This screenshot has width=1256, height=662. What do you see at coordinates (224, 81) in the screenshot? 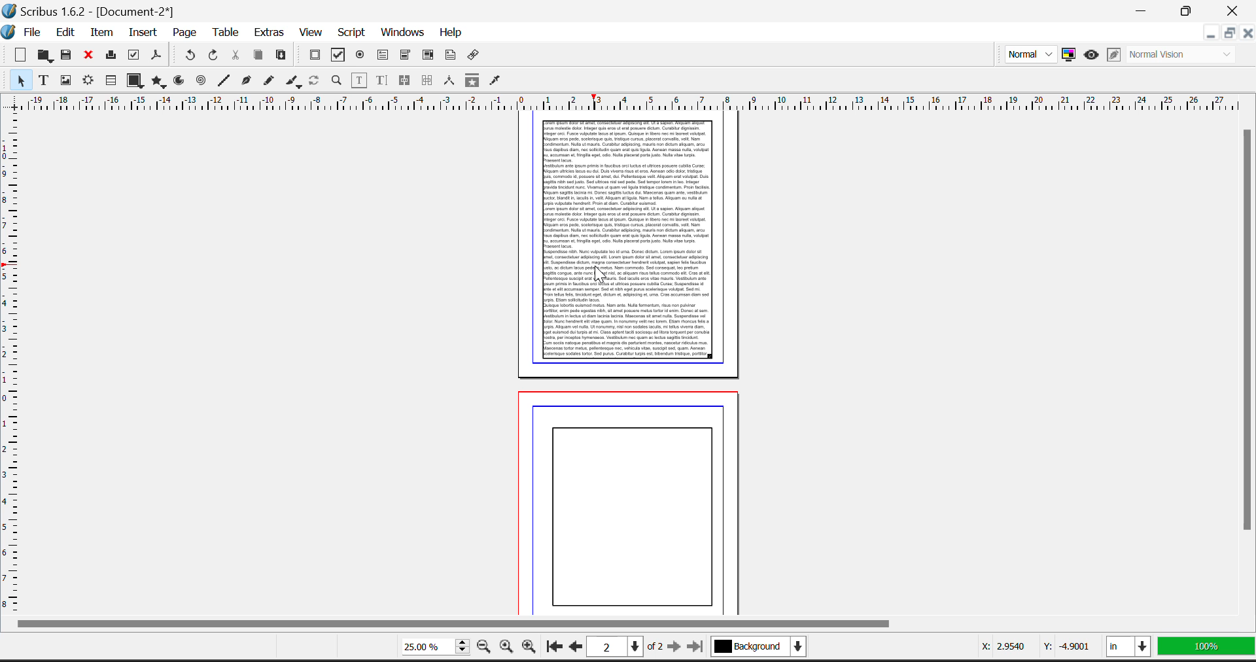
I see `Line` at bounding box center [224, 81].